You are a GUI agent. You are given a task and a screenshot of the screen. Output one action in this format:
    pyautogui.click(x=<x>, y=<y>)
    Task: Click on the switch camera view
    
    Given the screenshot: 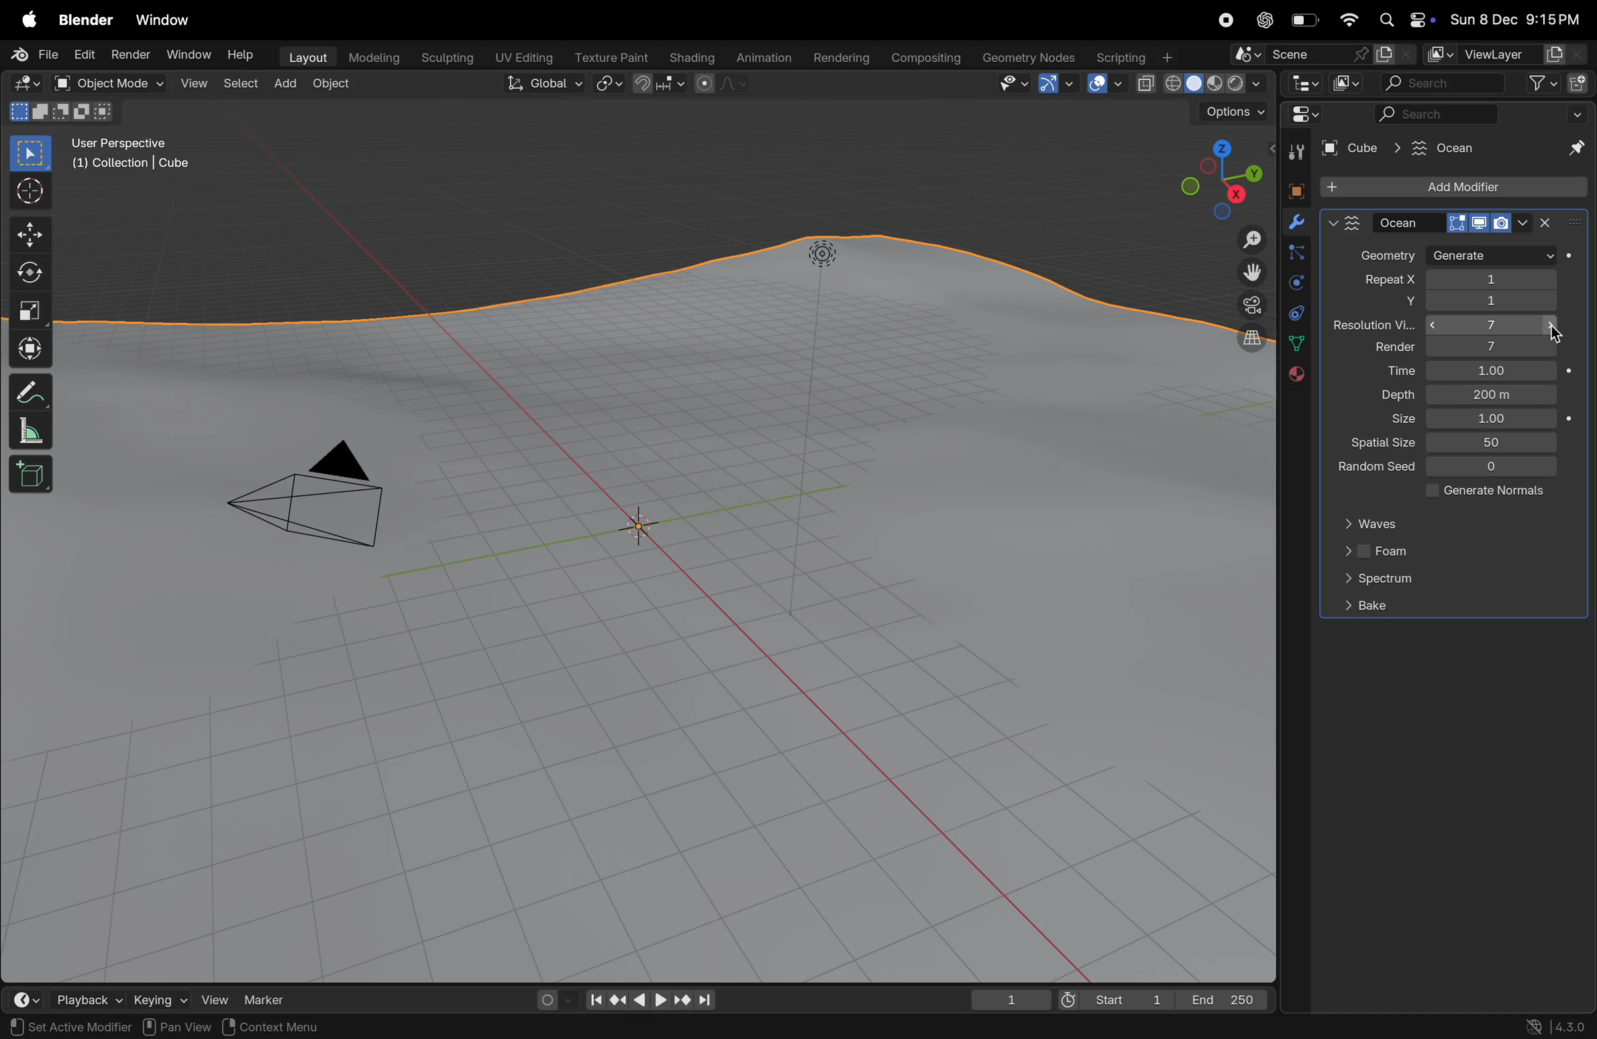 What is the action you would take?
    pyautogui.click(x=1247, y=304)
    